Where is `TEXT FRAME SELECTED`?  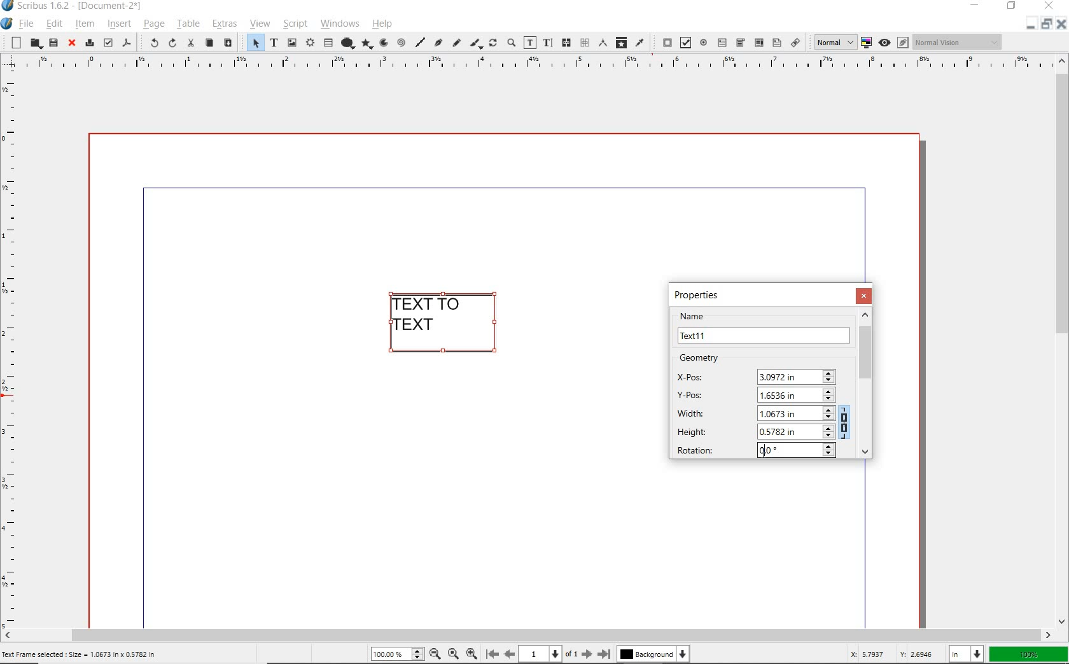
TEXT FRAME SELECTED is located at coordinates (447, 324).